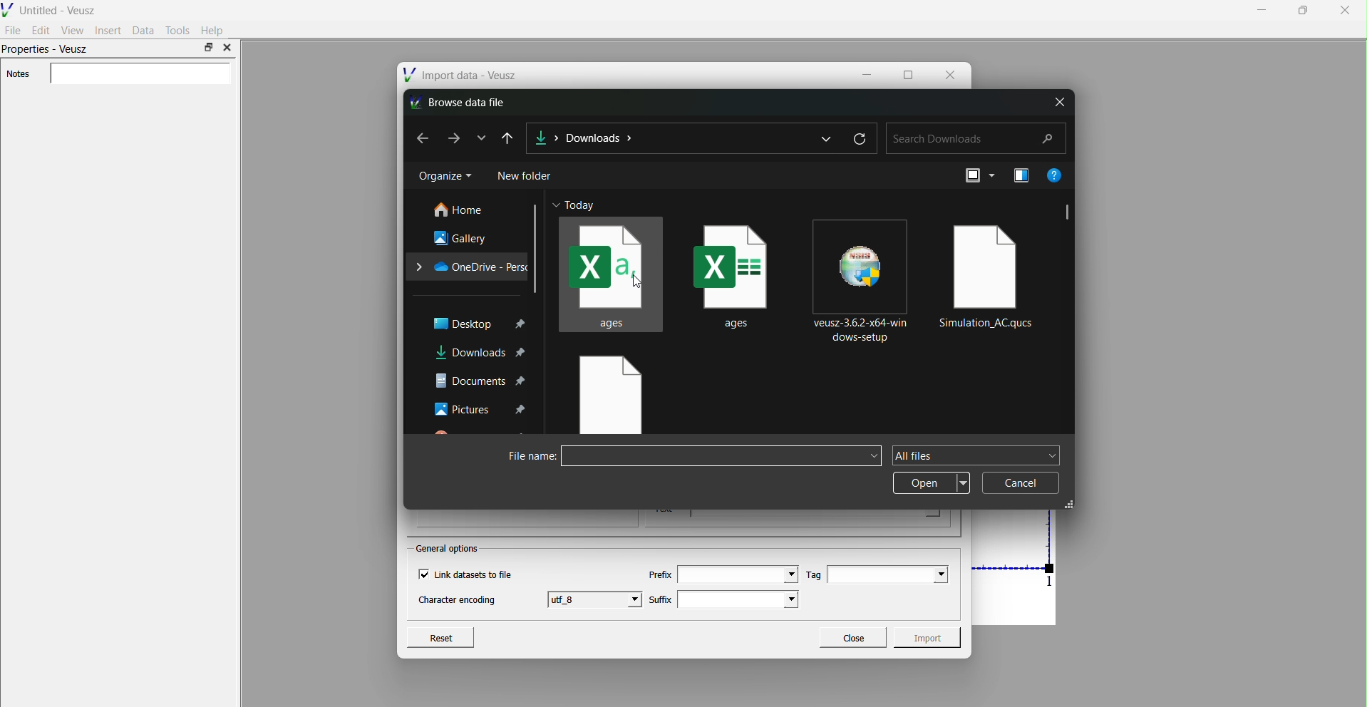 Image resolution: width=1367 pixels, height=707 pixels. What do you see at coordinates (417, 138) in the screenshot?
I see `back ` at bounding box center [417, 138].